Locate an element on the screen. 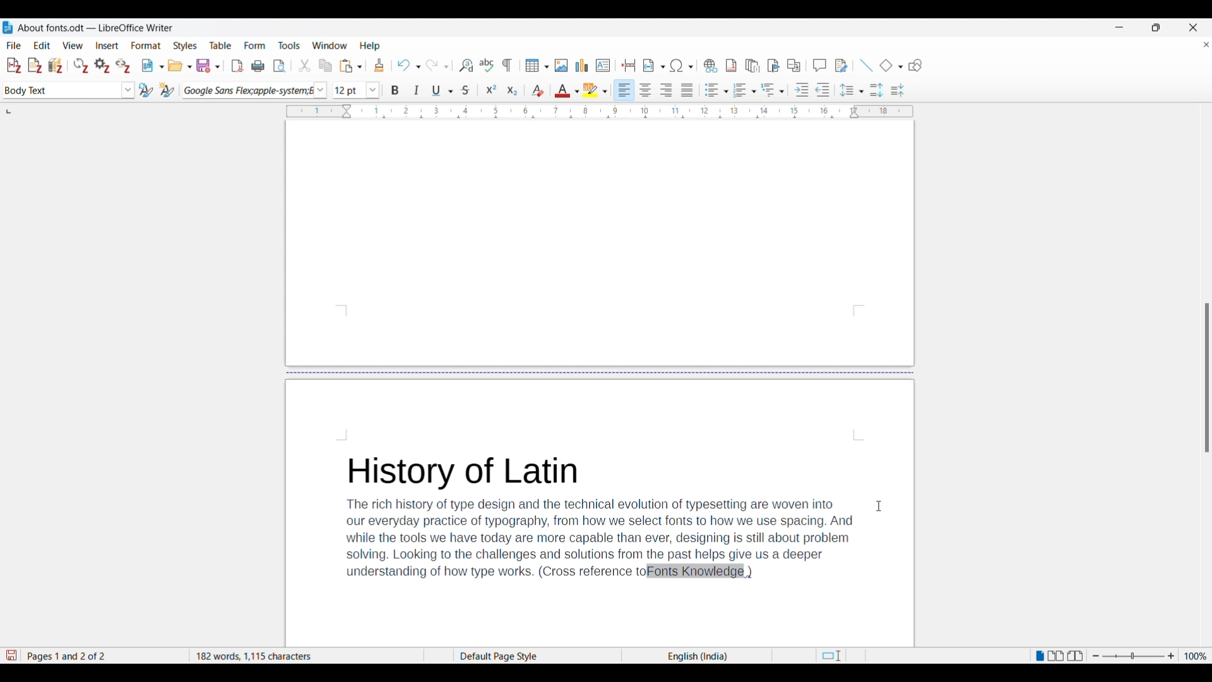 Image resolution: width=1212 pixels, height=682 pixels. Save options is located at coordinates (208, 66).